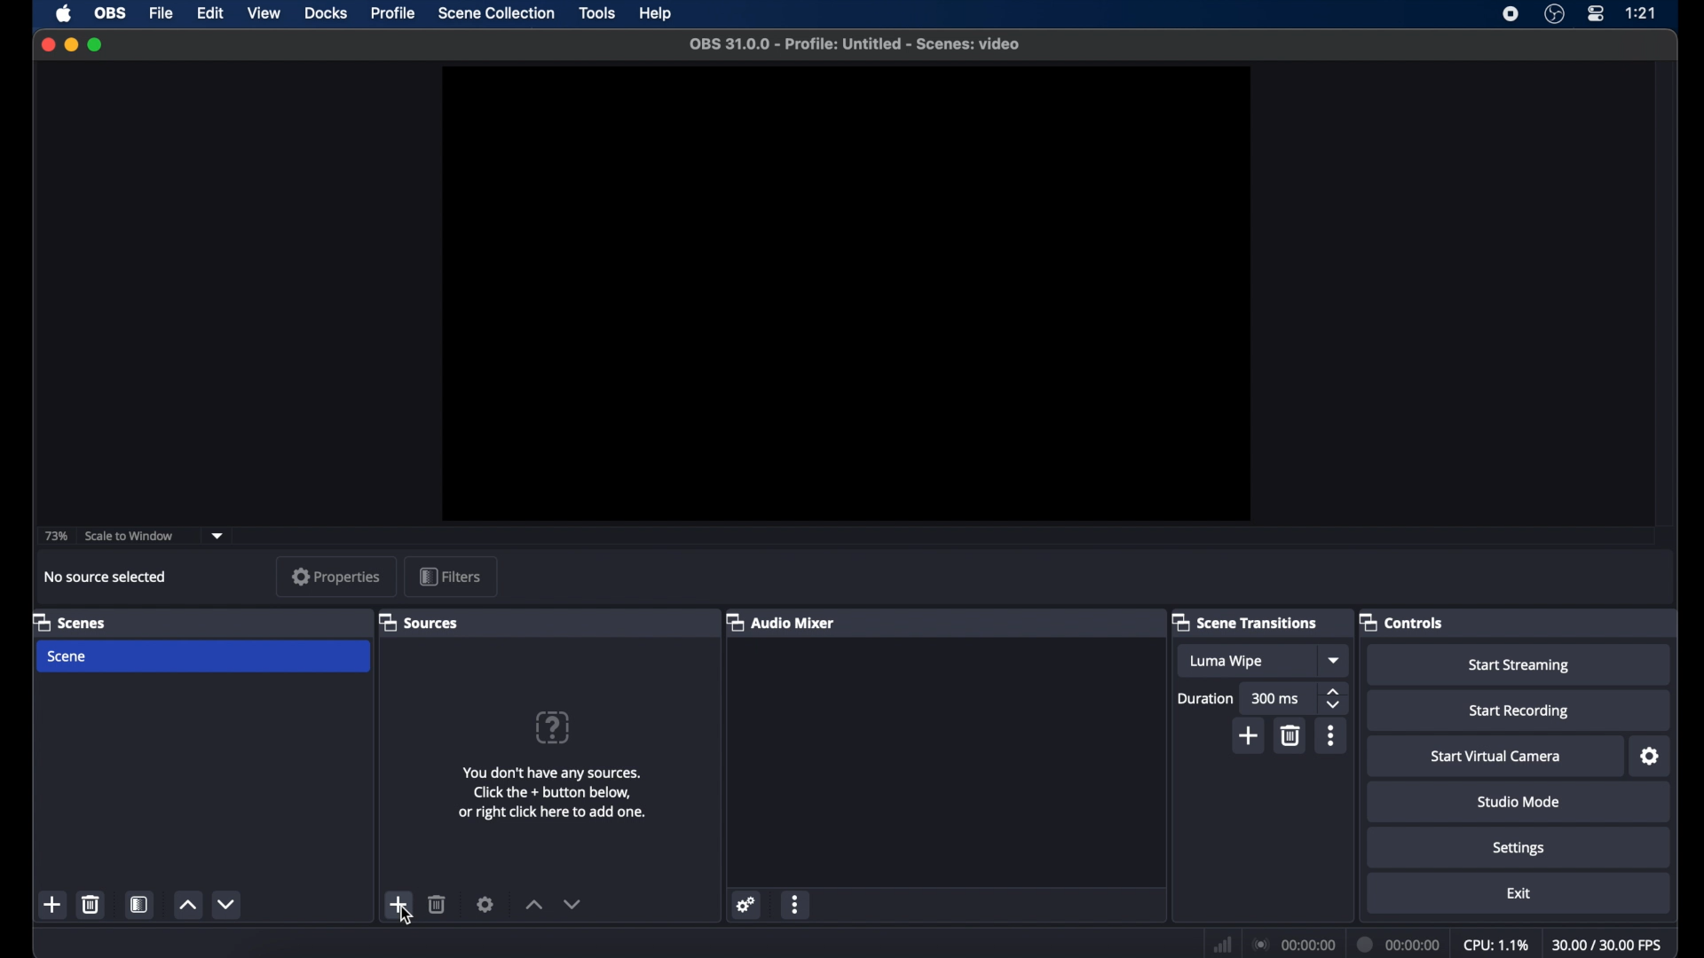  What do you see at coordinates (574, 903) in the screenshot?
I see `decrement` at bounding box center [574, 903].